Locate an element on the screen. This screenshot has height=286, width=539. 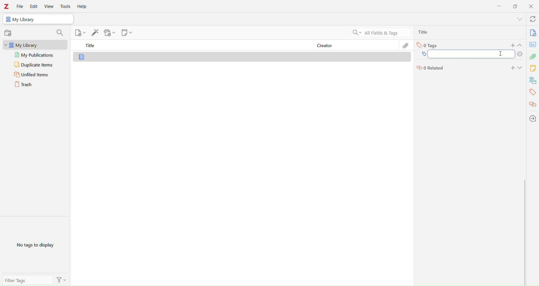
filter tags is located at coordinates (33, 279).